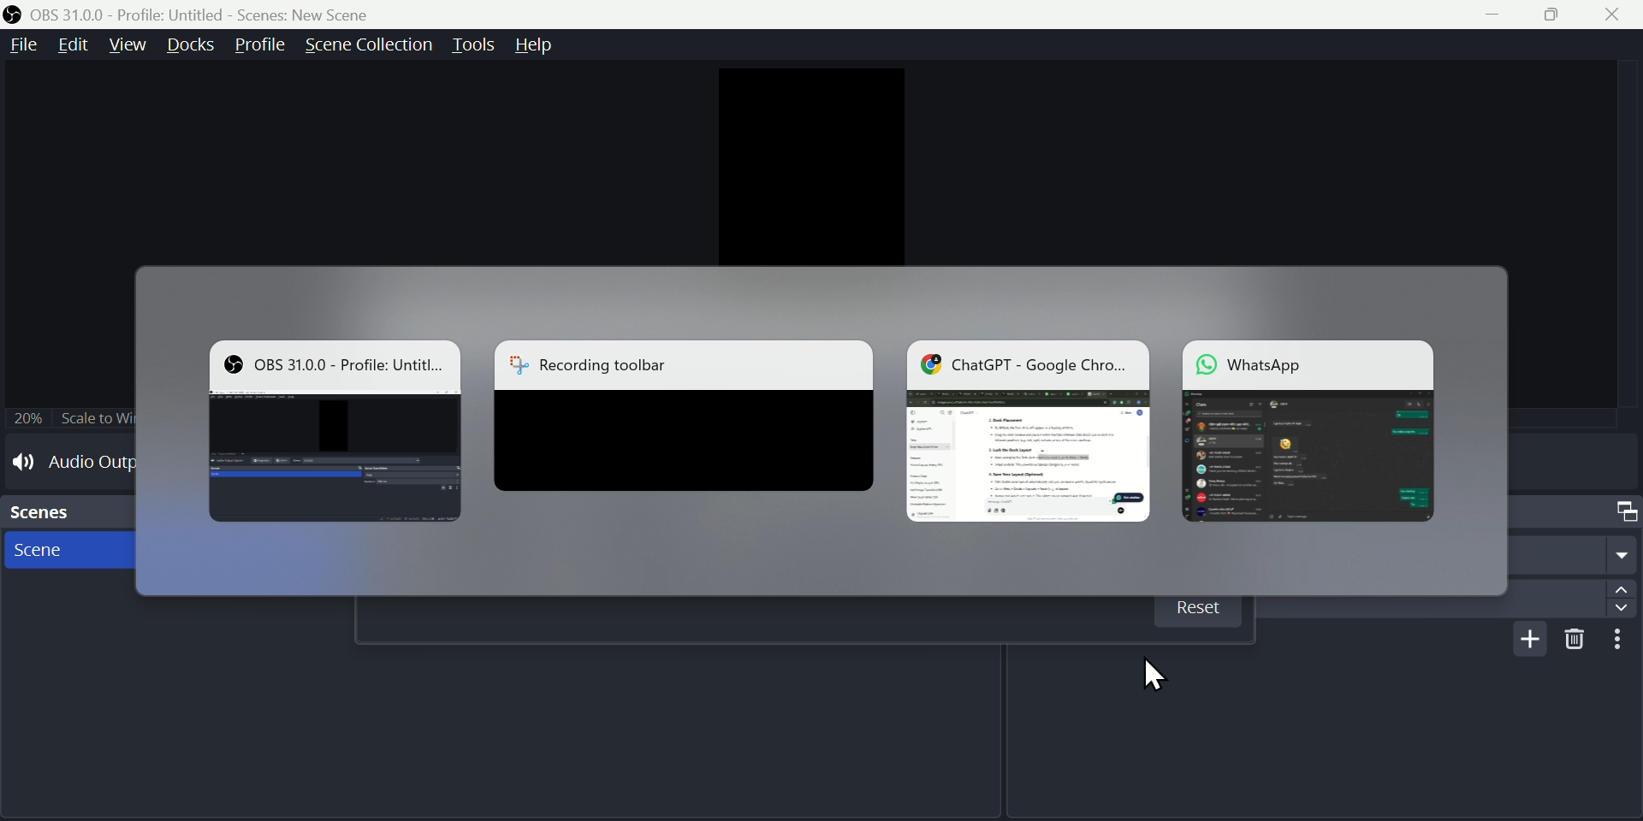 The image size is (1643, 821). Describe the element at coordinates (1492, 17) in the screenshot. I see `minimize` at that location.